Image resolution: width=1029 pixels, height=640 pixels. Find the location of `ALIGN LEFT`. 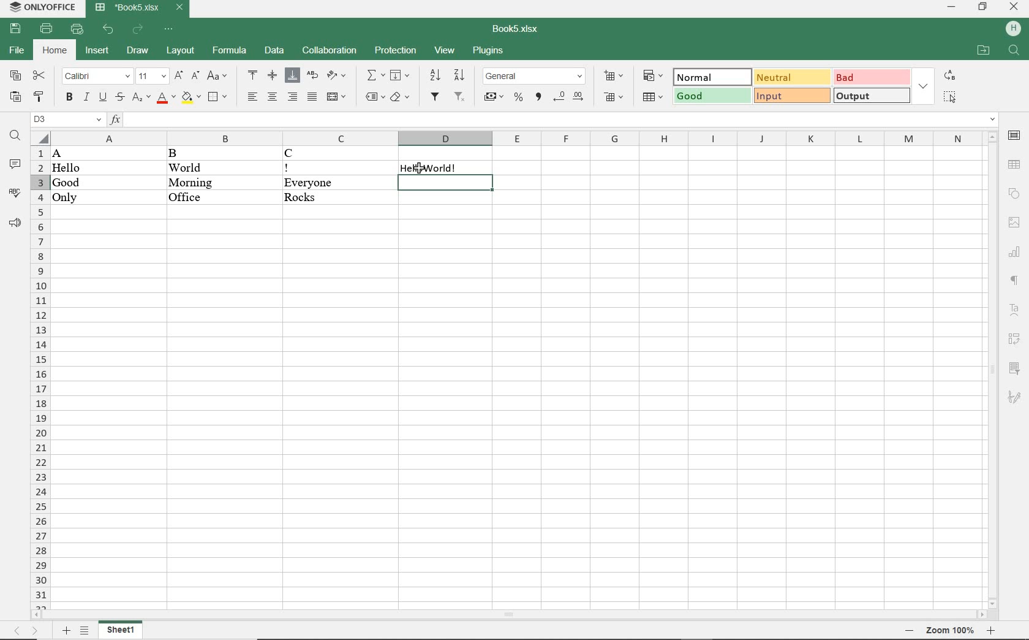

ALIGN LEFT is located at coordinates (253, 96).